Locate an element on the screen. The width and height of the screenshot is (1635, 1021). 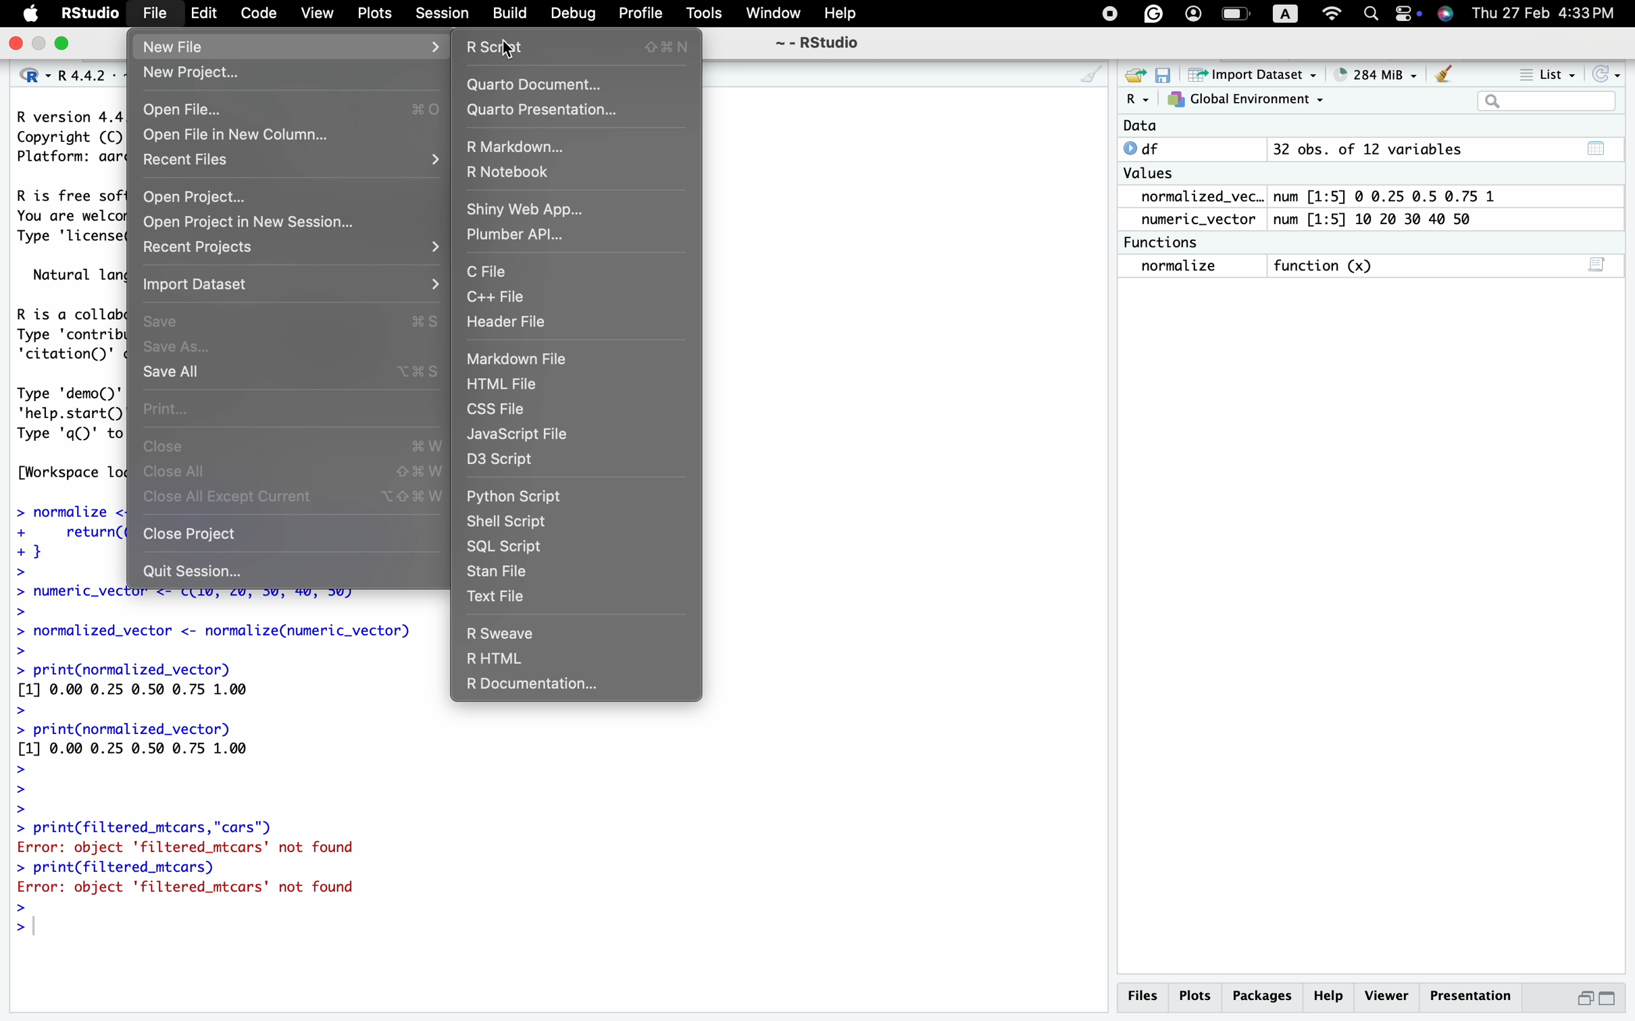
help is located at coordinates (1332, 995).